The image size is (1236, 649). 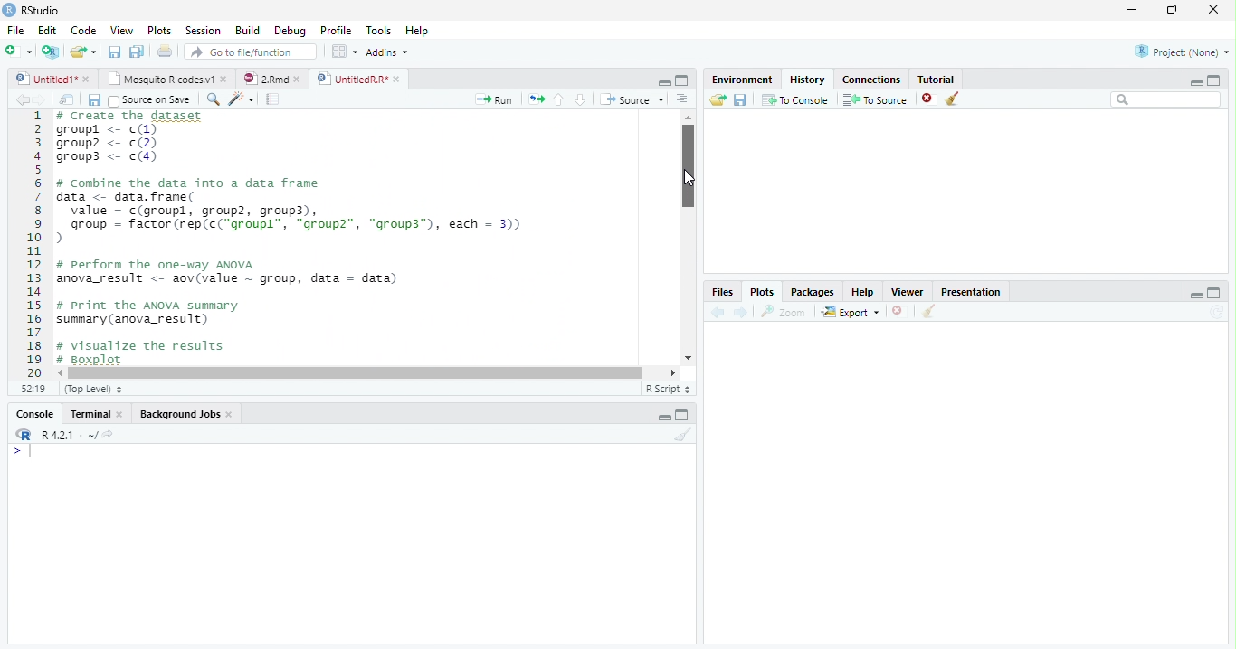 I want to click on Clear objects from the workspace, so click(x=951, y=96).